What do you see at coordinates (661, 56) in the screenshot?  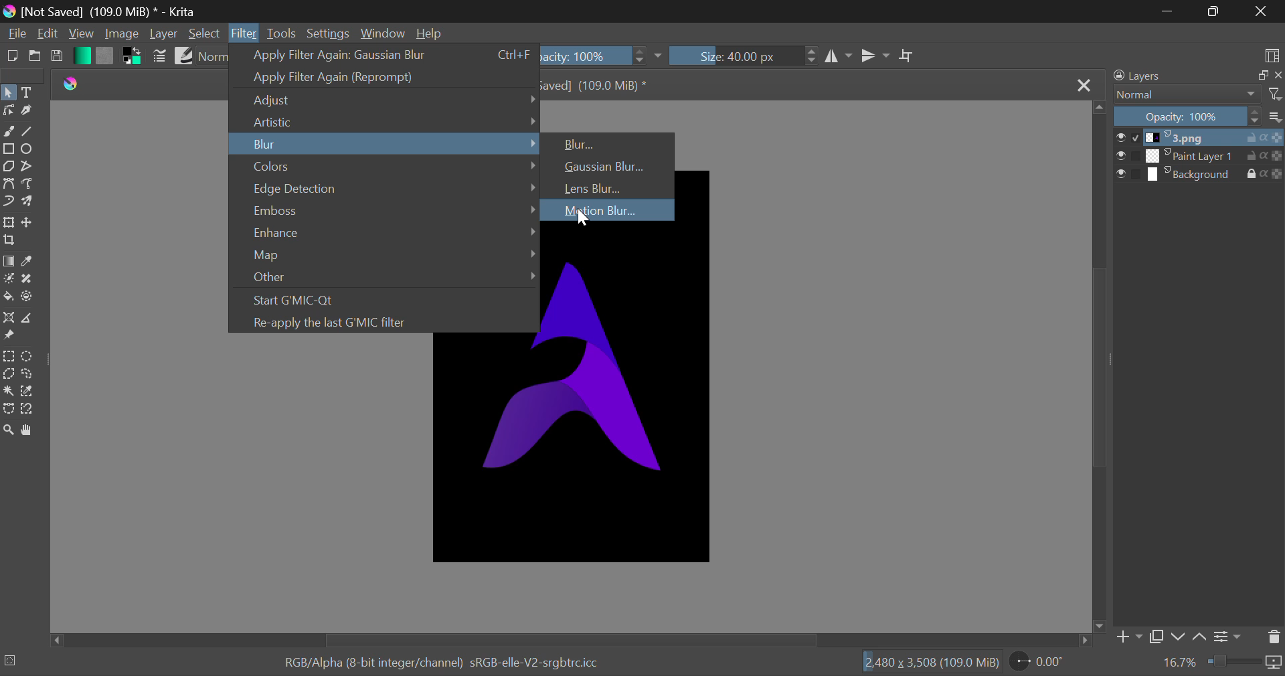 I see `dropdown` at bounding box center [661, 56].